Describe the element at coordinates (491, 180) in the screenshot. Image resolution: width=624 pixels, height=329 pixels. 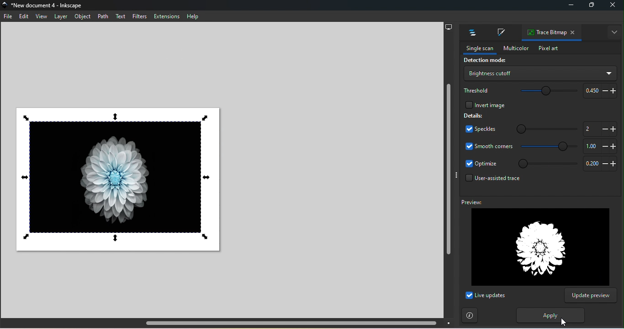
I see `User-assisted trace` at that location.